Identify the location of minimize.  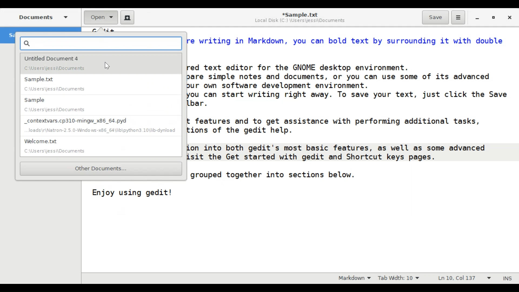
(478, 18).